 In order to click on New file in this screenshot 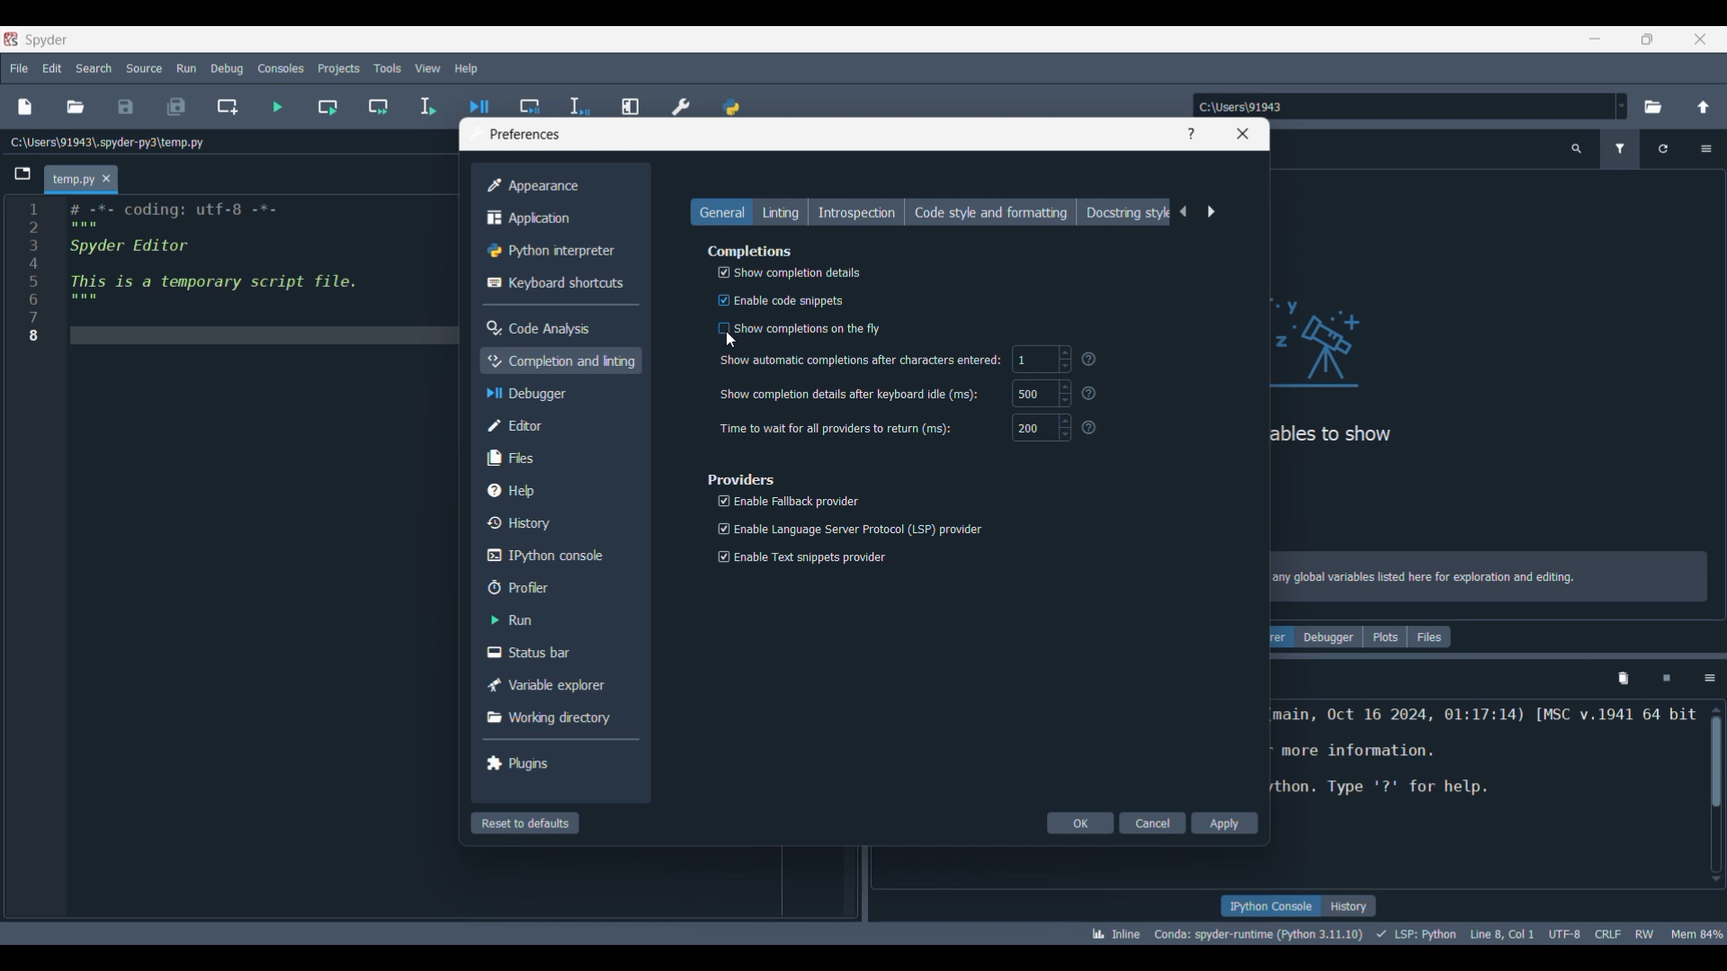, I will do `click(24, 107)`.